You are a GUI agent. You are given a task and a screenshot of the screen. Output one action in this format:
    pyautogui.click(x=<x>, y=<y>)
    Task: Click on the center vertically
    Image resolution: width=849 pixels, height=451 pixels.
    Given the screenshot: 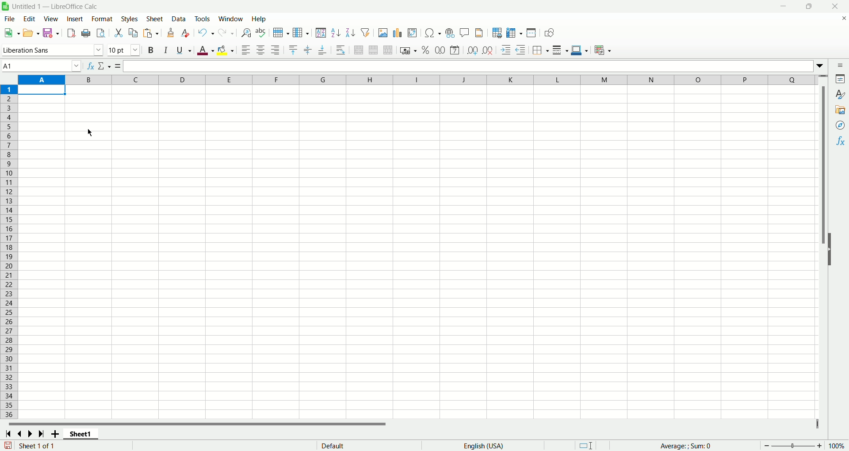 What is the action you would take?
    pyautogui.click(x=309, y=49)
    